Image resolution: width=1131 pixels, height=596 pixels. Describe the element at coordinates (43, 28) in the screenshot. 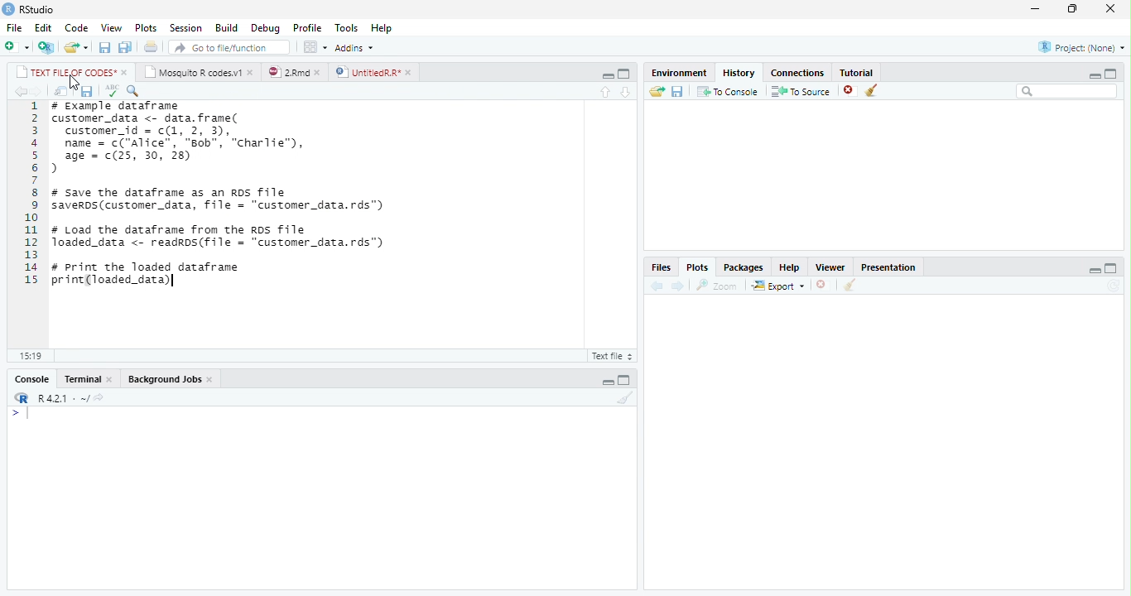

I see `Edit` at that location.